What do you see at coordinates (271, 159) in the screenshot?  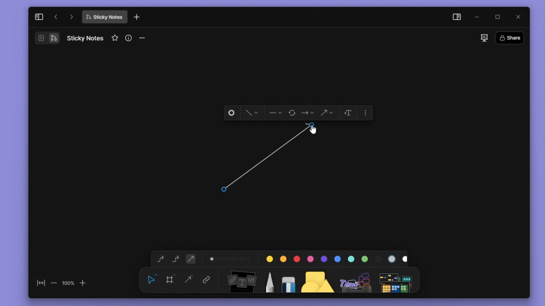 I see `arrow` at bounding box center [271, 159].